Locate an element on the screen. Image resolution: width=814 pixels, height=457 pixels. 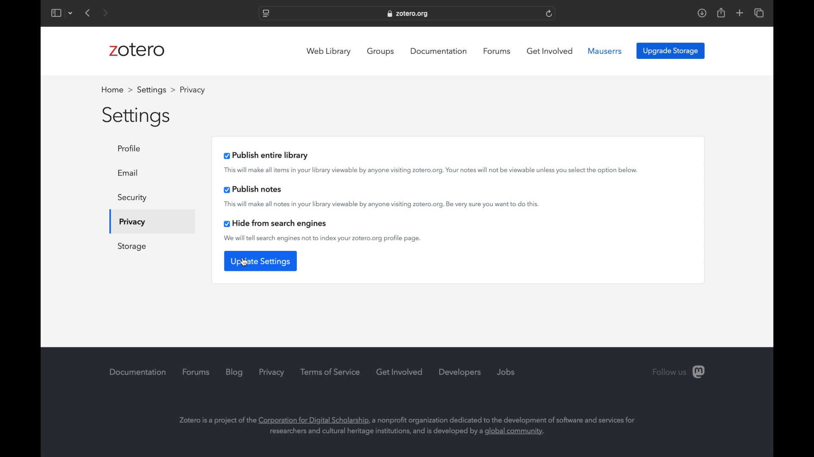
forums is located at coordinates (497, 51).